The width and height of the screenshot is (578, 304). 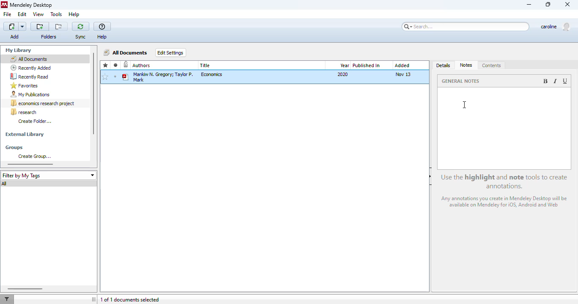 What do you see at coordinates (126, 52) in the screenshot?
I see `all documents` at bounding box center [126, 52].